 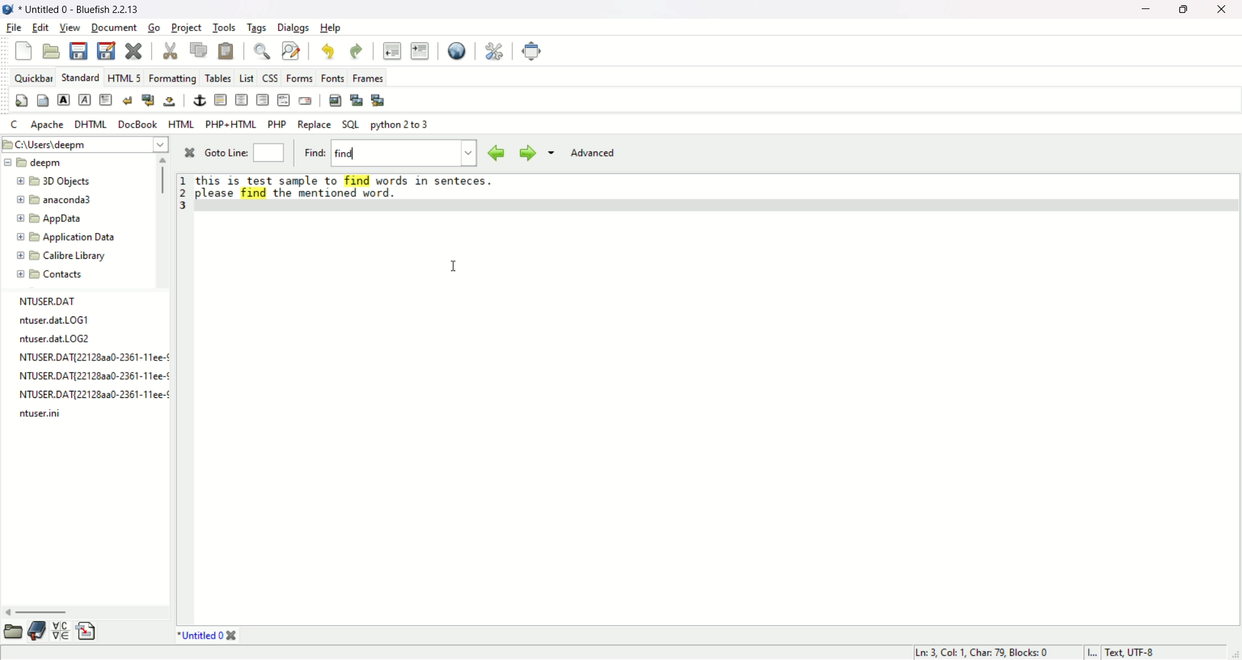 What do you see at coordinates (115, 28) in the screenshot?
I see `document` at bounding box center [115, 28].